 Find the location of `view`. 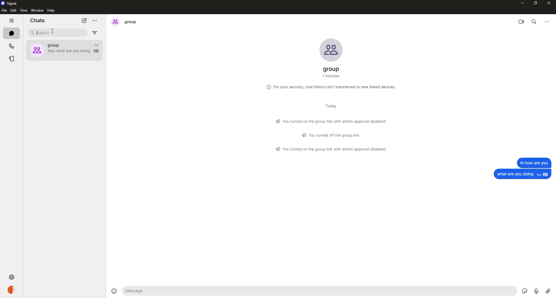

view is located at coordinates (24, 11).